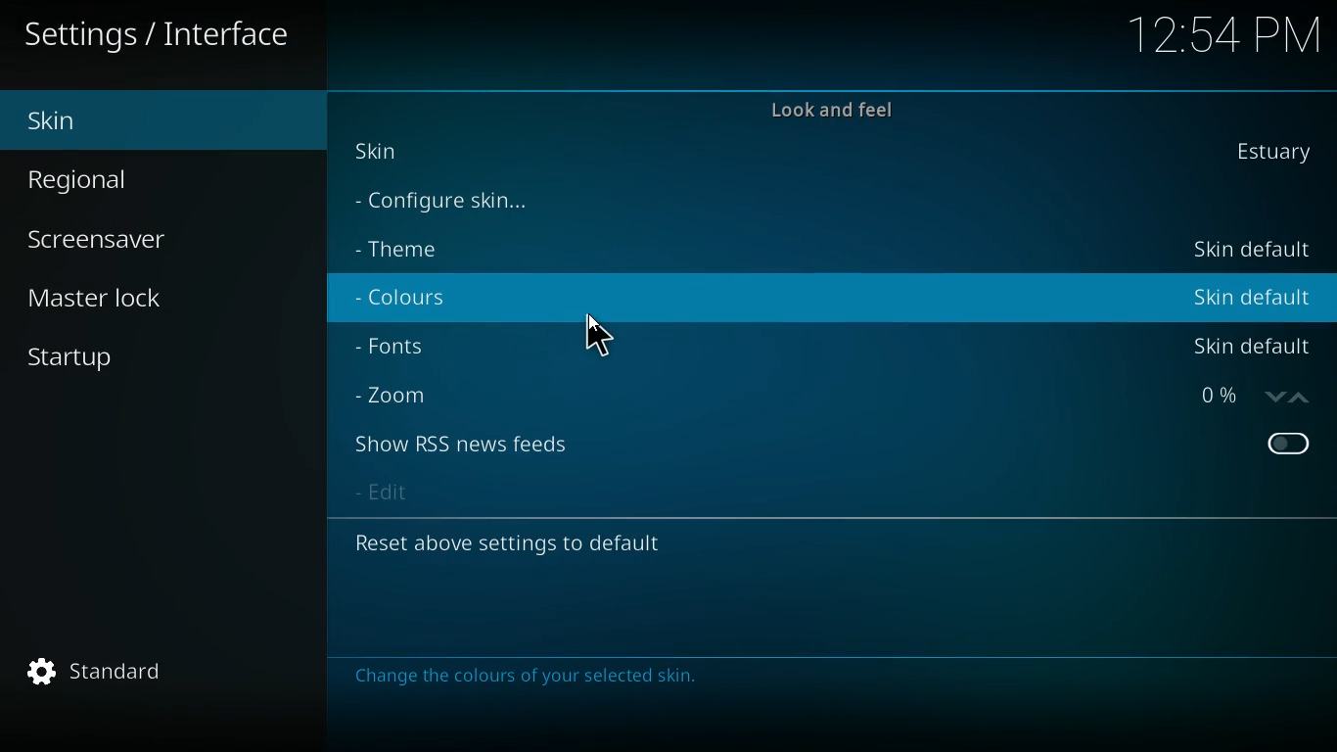 The width and height of the screenshot is (1337, 752). I want to click on colours, so click(419, 298).